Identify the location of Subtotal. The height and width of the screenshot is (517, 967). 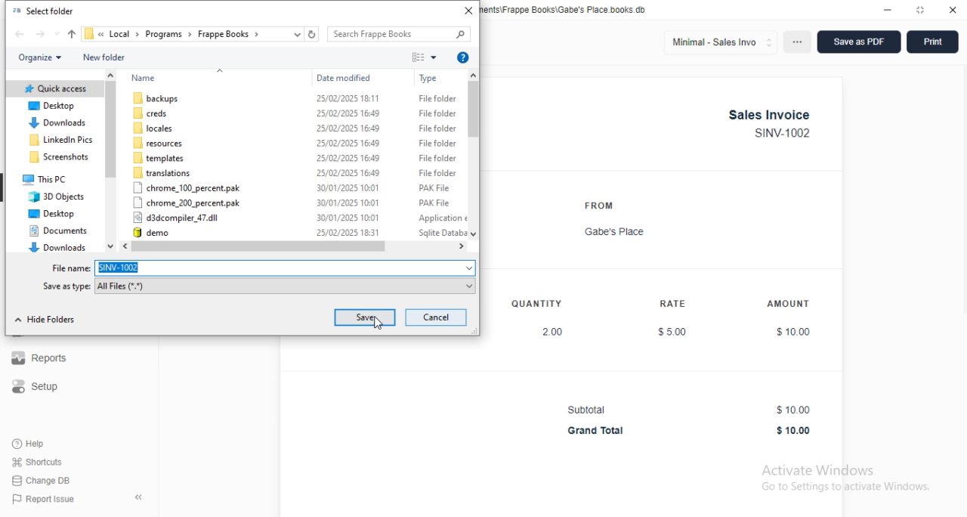
(586, 410).